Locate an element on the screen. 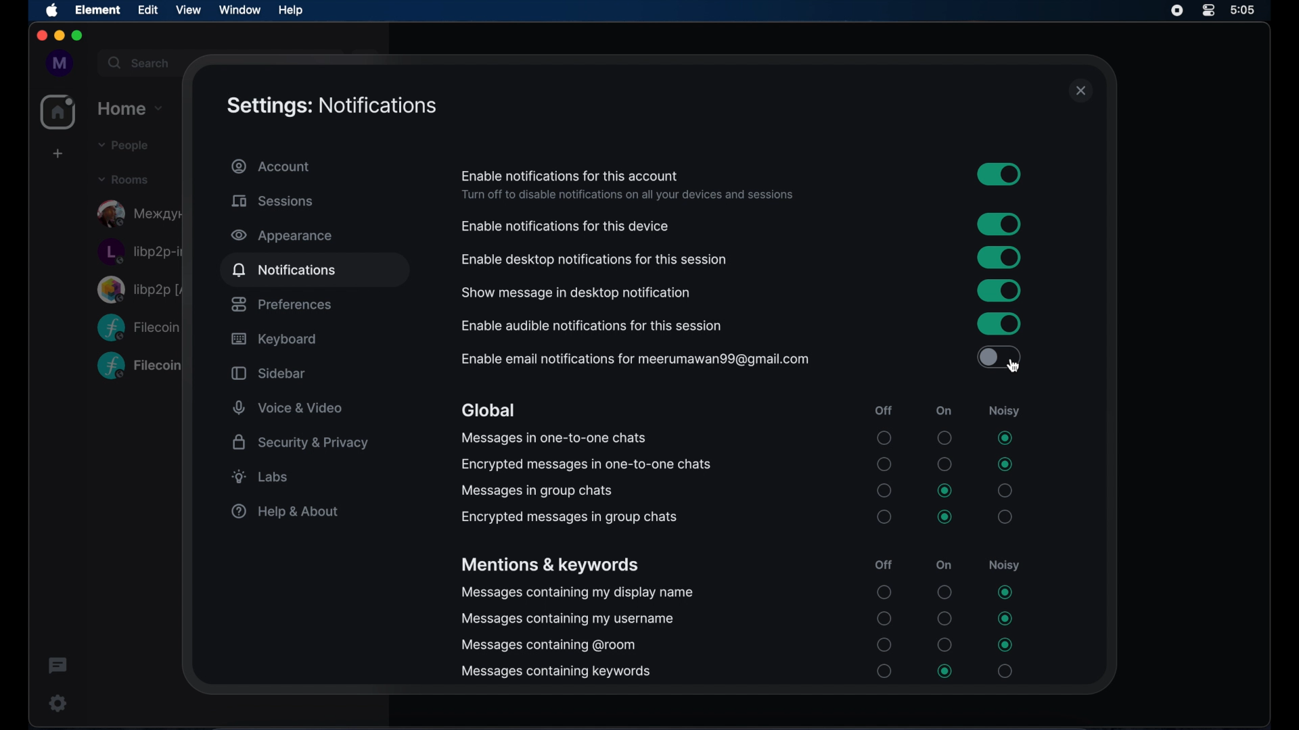 The height and width of the screenshot is (730, 1299). toggle button is located at coordinates (999, 324).